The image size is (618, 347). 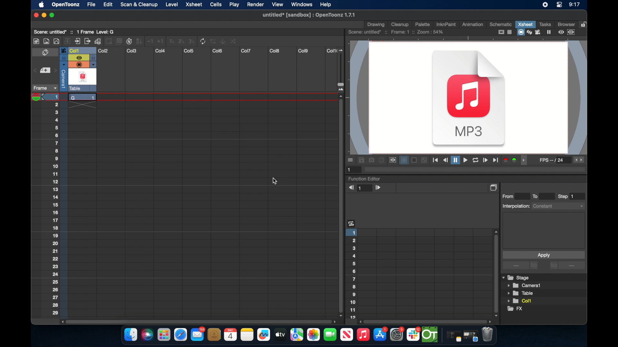 I want to click on cleanup, so click(x=400, y=24).